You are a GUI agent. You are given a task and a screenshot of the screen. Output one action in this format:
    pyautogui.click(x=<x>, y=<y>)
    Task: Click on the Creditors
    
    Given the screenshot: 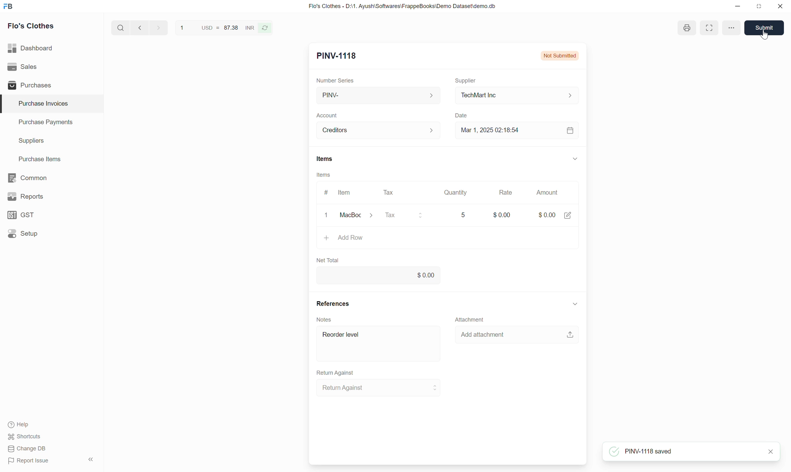 What is the action you would take?
    pyautogui.click(x=379, y=130)
    